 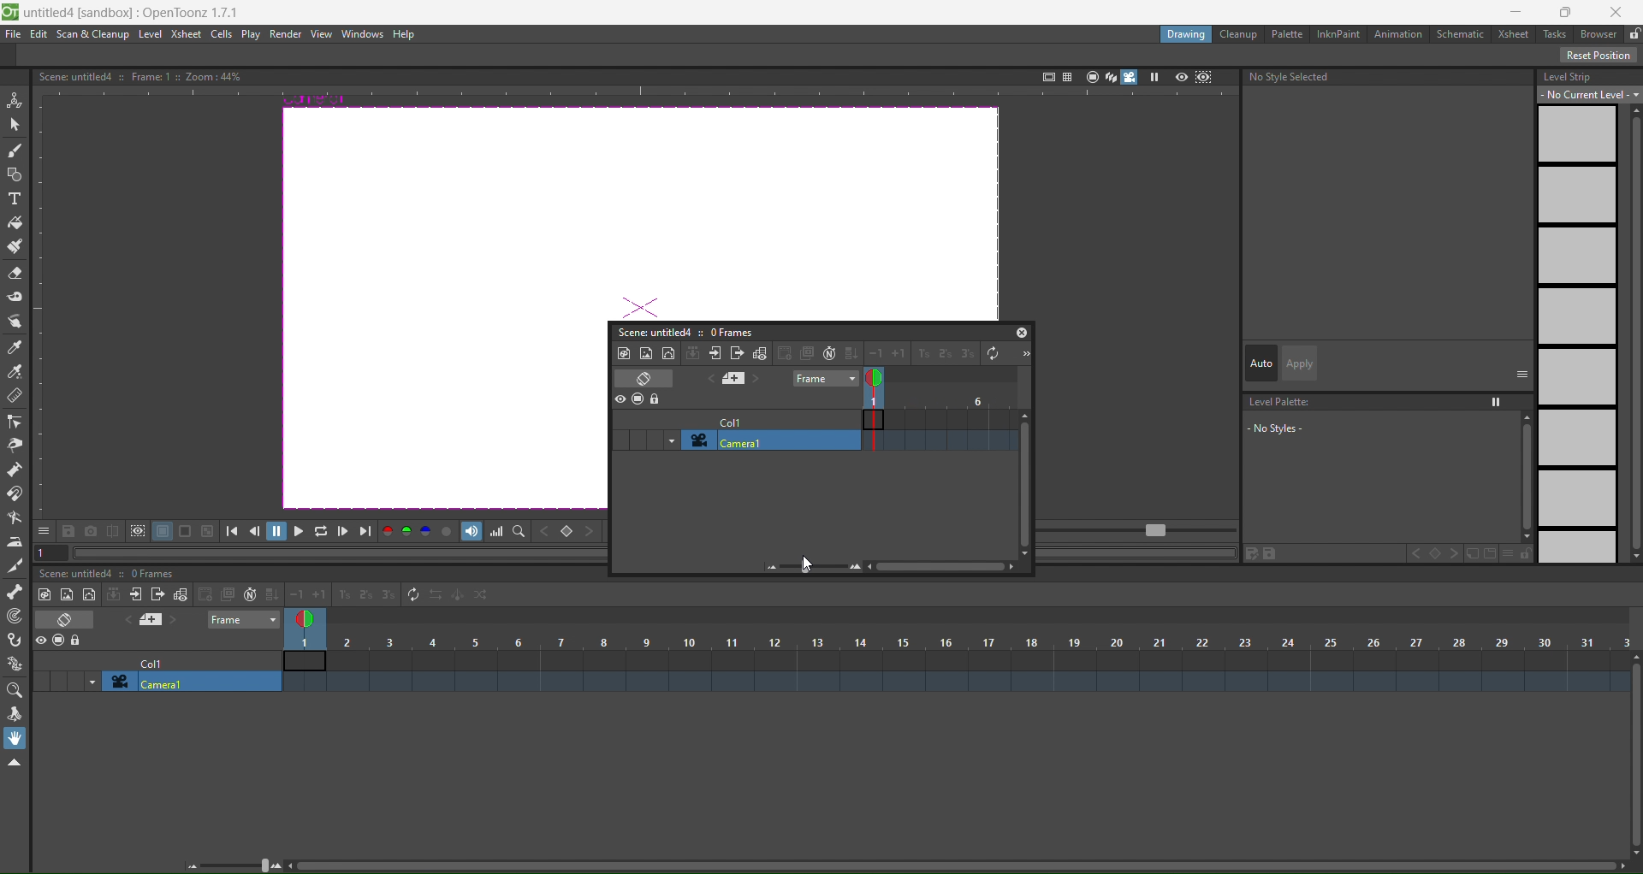 I want to click on close sub xsheet, so click(x=135, y=594).